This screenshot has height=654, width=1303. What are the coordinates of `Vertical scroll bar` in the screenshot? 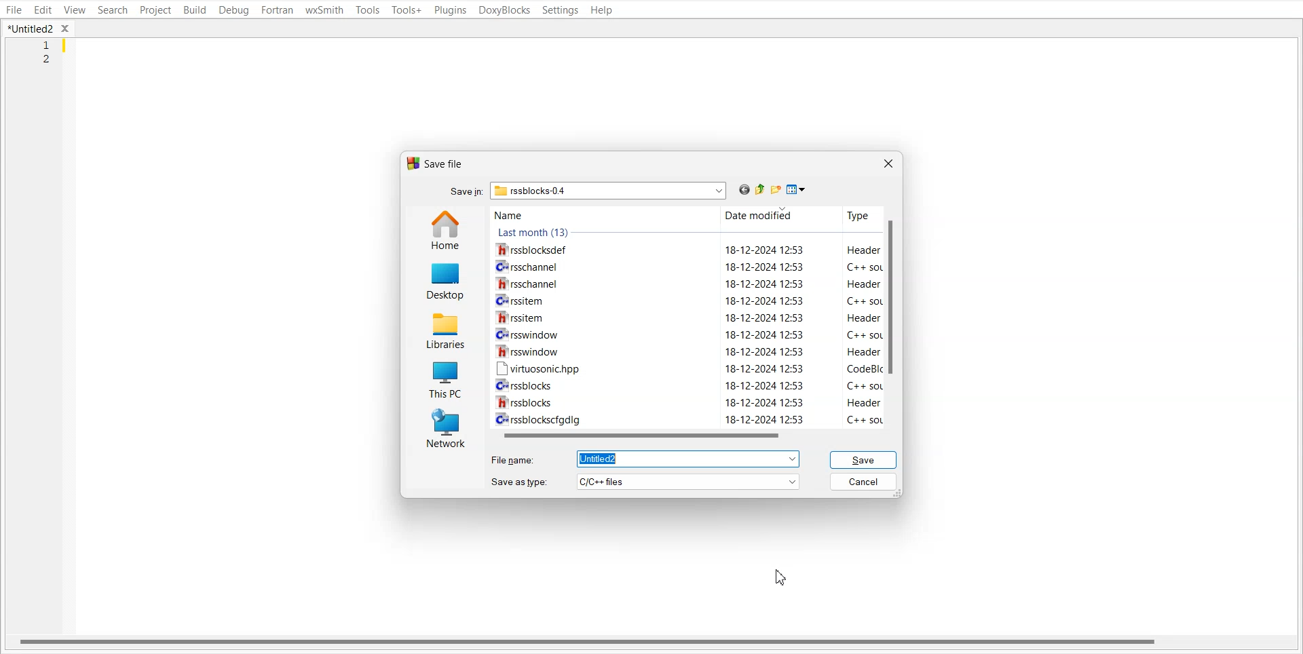 It's located at (891, 318).